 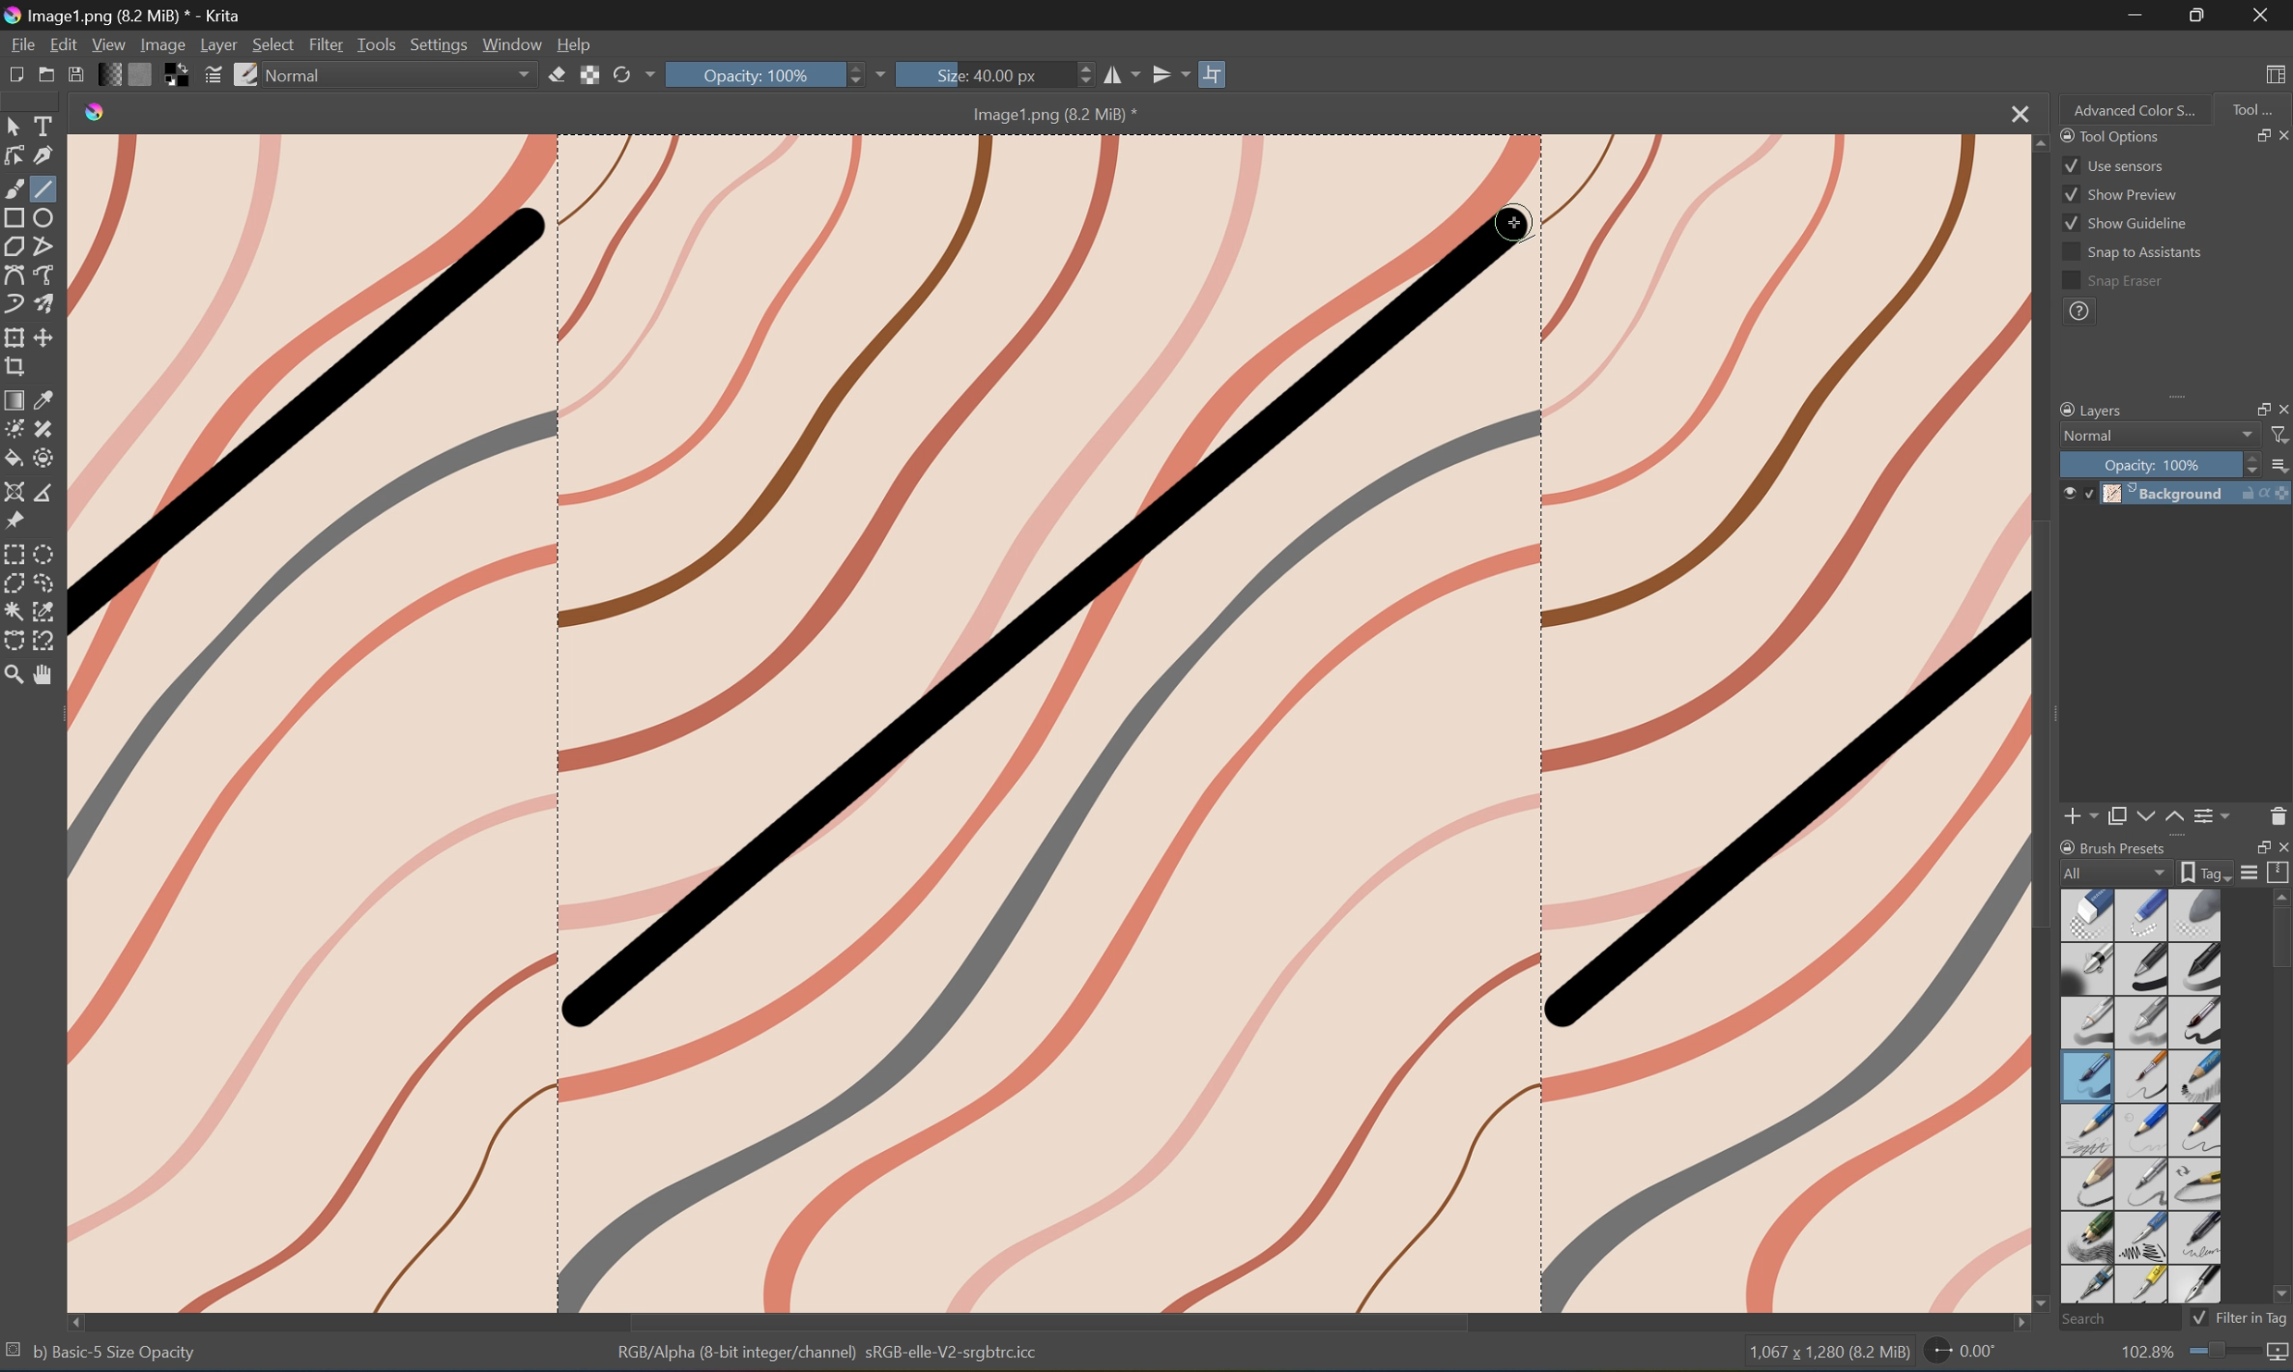 What do you see at coordinates (2142, 815) in the screenshot?
I see `Move layer or mask down` at bounding box center [2142, 815].